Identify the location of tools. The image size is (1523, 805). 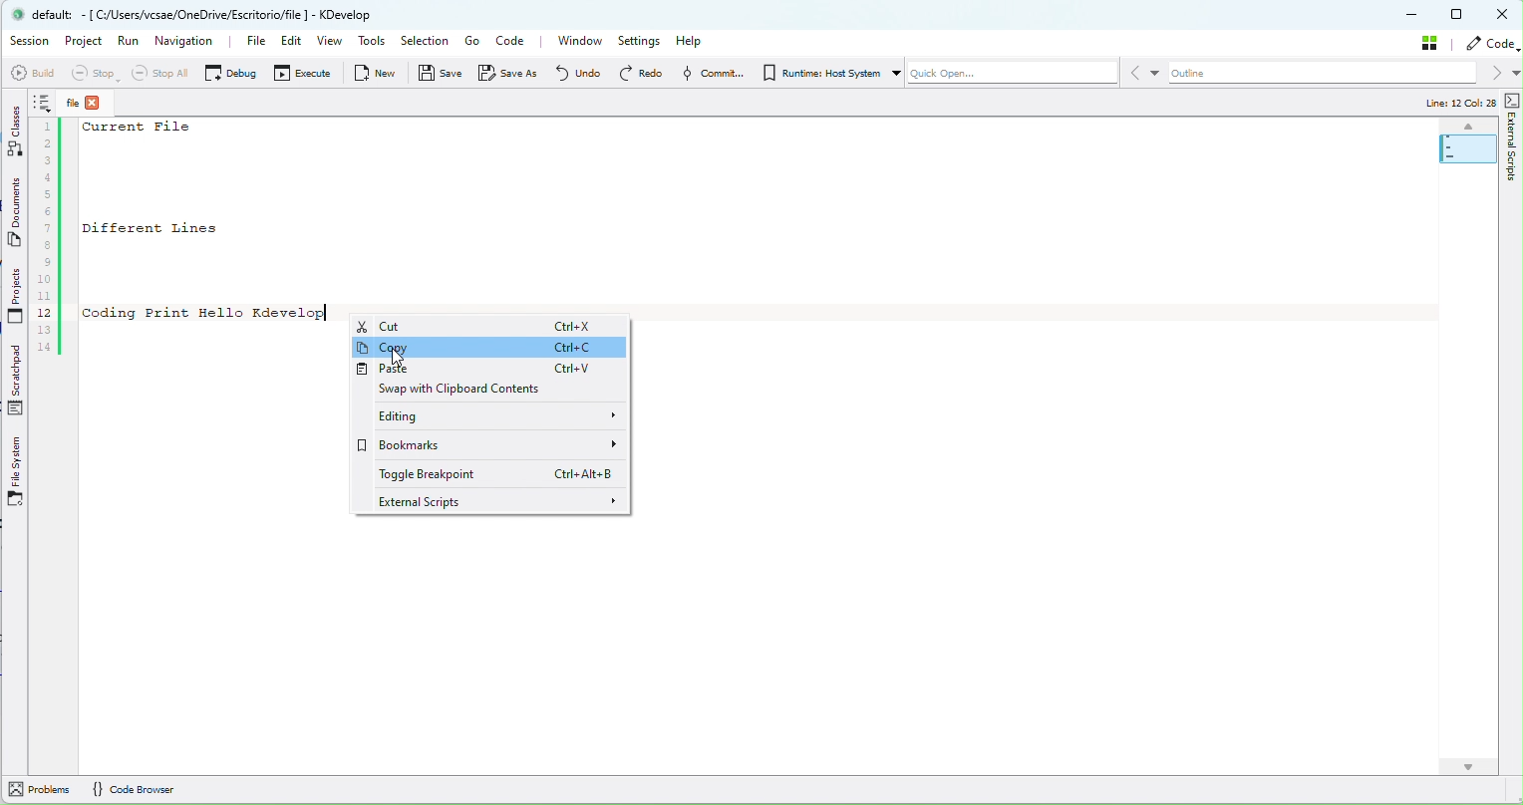
(373, 43).